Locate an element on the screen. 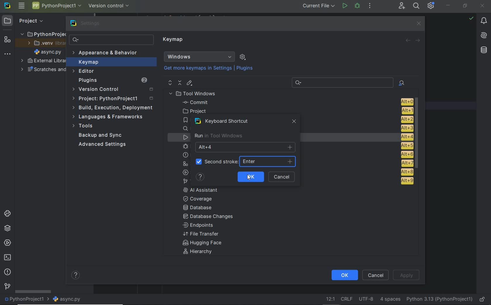  Indent is located at coordinates (390, 300).